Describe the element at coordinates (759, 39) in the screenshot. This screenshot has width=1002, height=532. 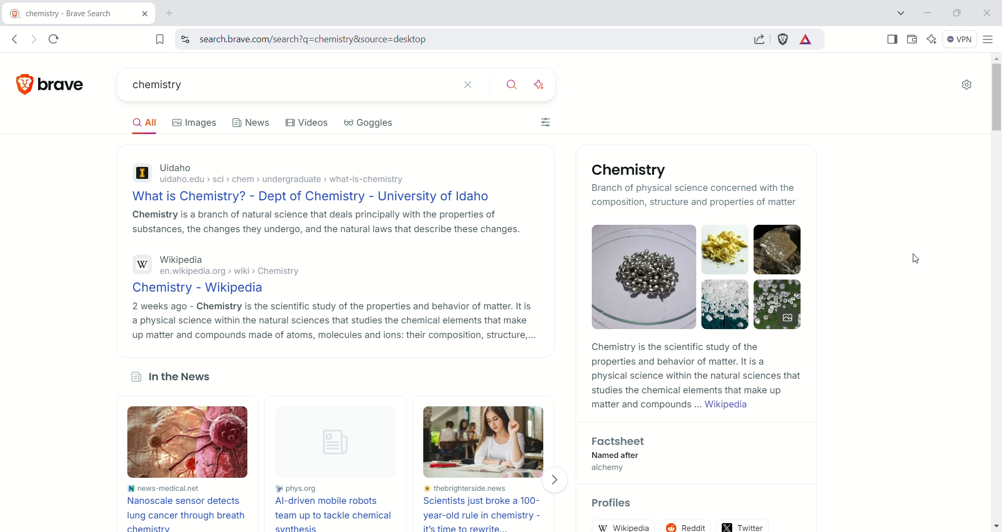
I see `share this page` at that location.